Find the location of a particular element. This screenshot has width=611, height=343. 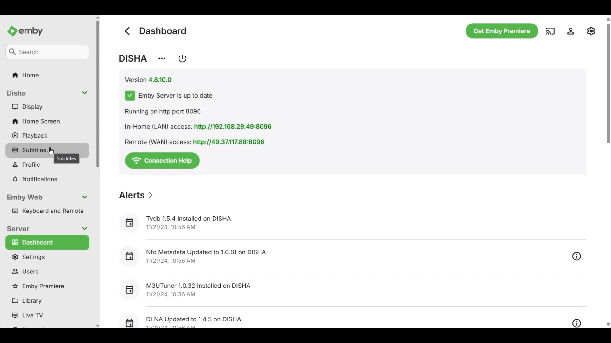

Title of current selection is located at coordinates (133, 58).